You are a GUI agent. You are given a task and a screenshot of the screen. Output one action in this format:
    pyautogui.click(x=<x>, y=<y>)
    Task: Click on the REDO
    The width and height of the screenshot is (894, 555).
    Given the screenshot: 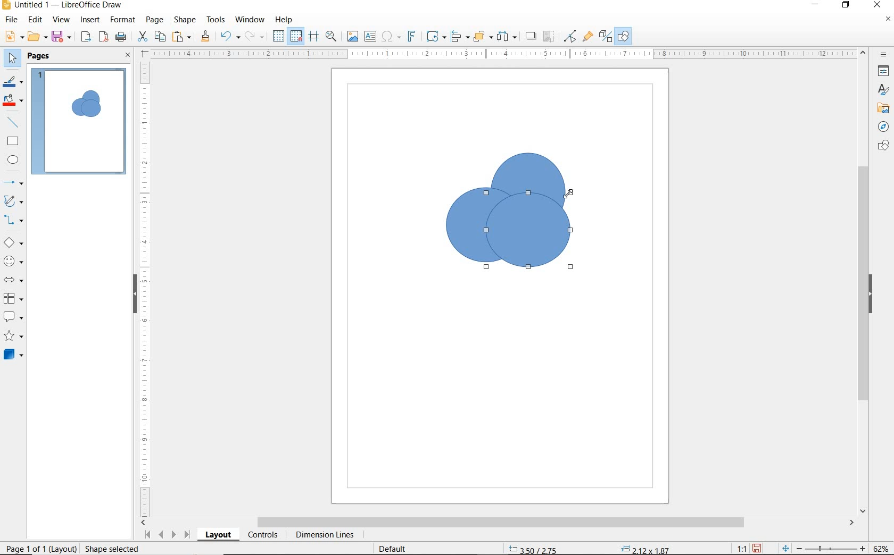 What is the action you would take?
    pyautogui.click(x=255, y=37)
    